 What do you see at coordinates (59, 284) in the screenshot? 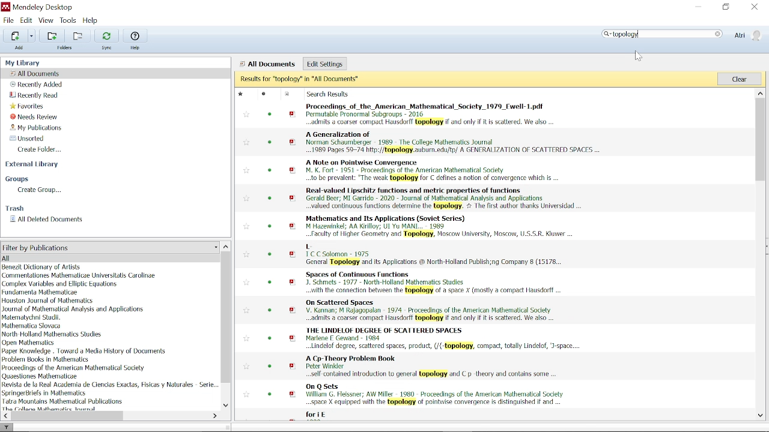
I see `author` at bounding box center [59, 284].